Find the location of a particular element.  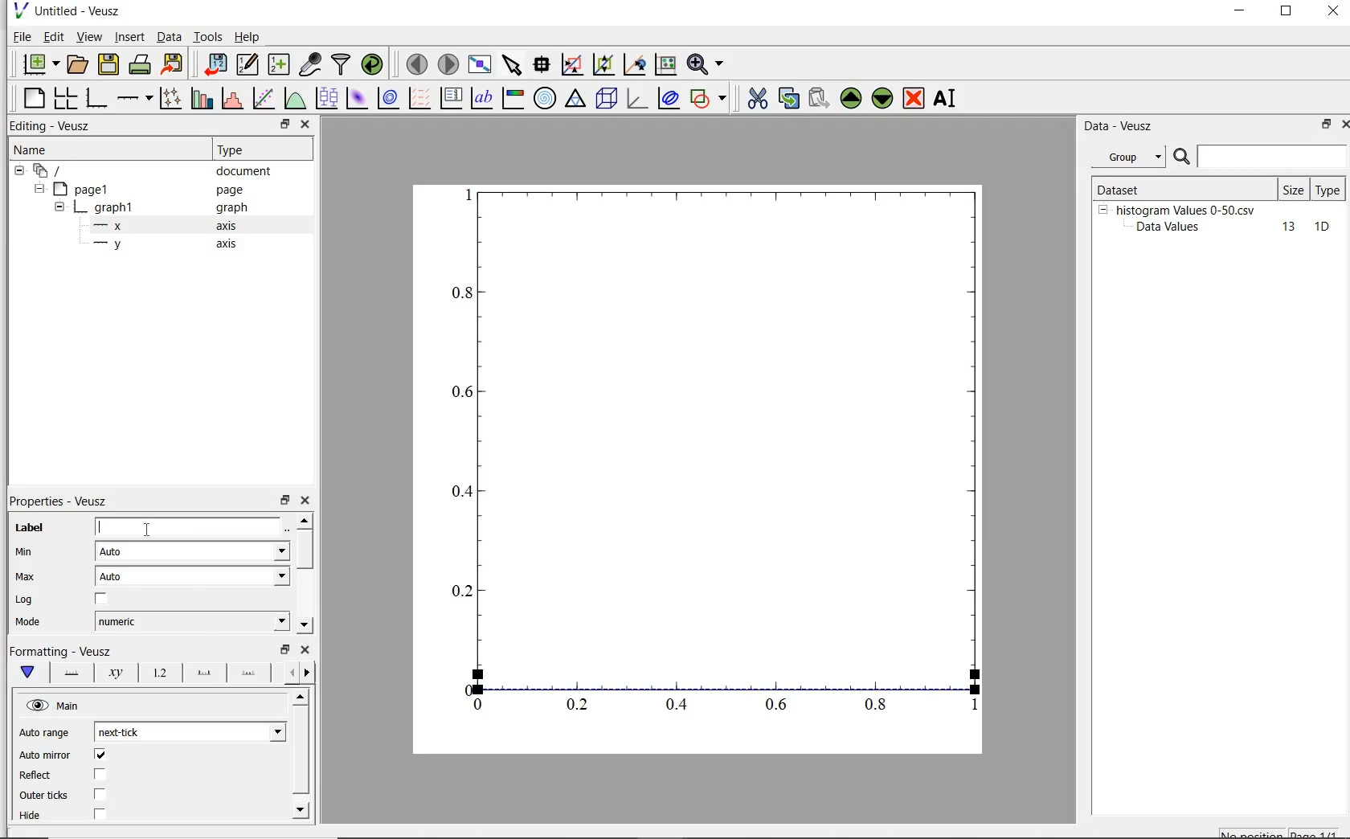

next tick is located at coordinates (190, 732).